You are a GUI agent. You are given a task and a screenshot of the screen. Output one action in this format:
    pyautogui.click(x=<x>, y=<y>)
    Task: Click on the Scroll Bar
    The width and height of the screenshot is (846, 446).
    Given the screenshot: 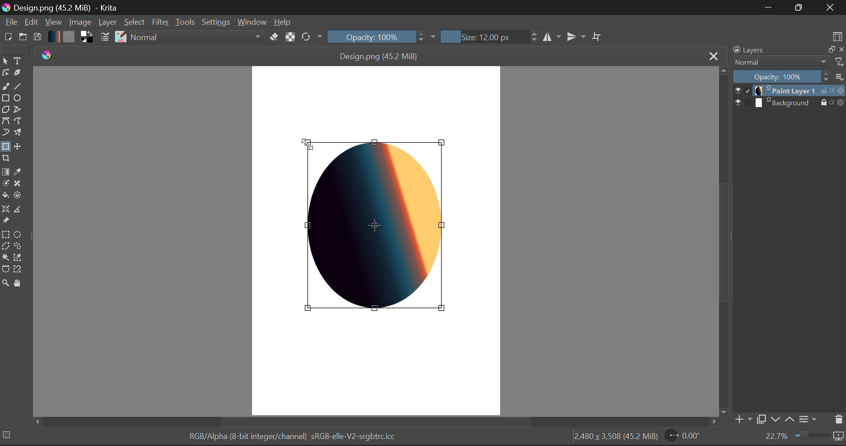 What is the action you would take?
    pyautogui.click(x=722, y=241)
    